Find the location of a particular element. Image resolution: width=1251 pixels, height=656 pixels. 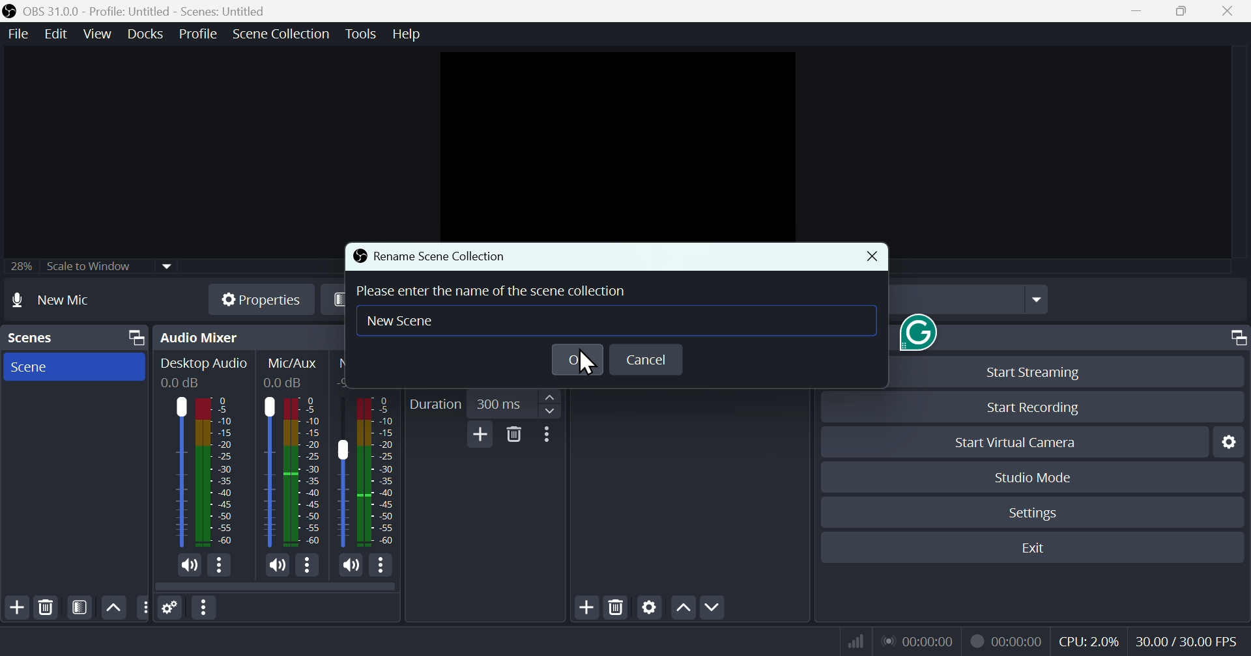

new scene is located at coordinates (410, 322).